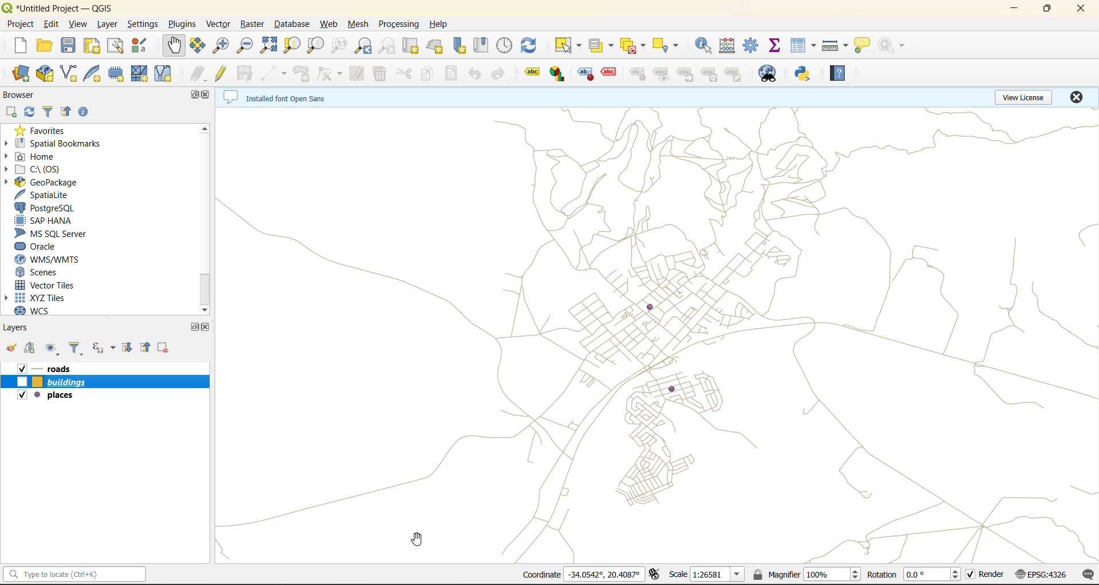 The width and height of the screenshot is (1099, 585). Describe the element at coordinates (163, 346) in the screenshot. I see `remove` at that location.